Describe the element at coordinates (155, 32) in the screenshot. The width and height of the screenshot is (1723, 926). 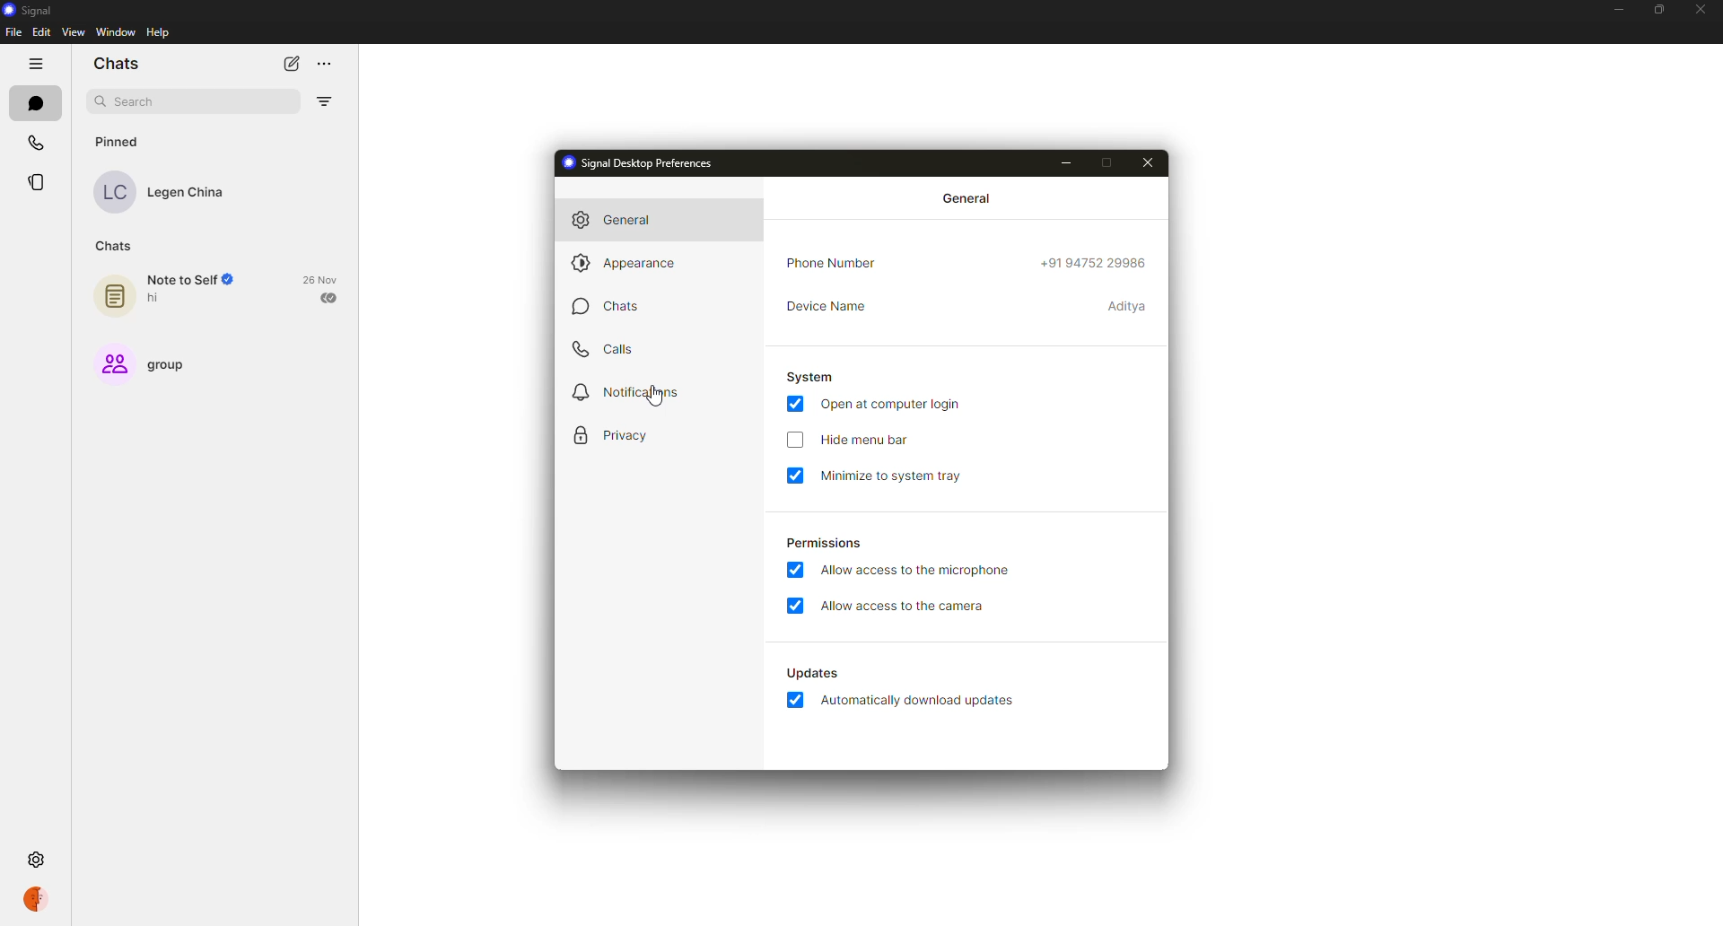
I see `help` at that location.